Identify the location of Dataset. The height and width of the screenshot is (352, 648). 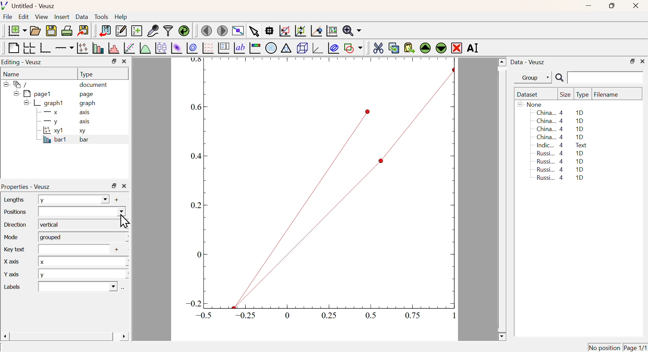
(529, 95).